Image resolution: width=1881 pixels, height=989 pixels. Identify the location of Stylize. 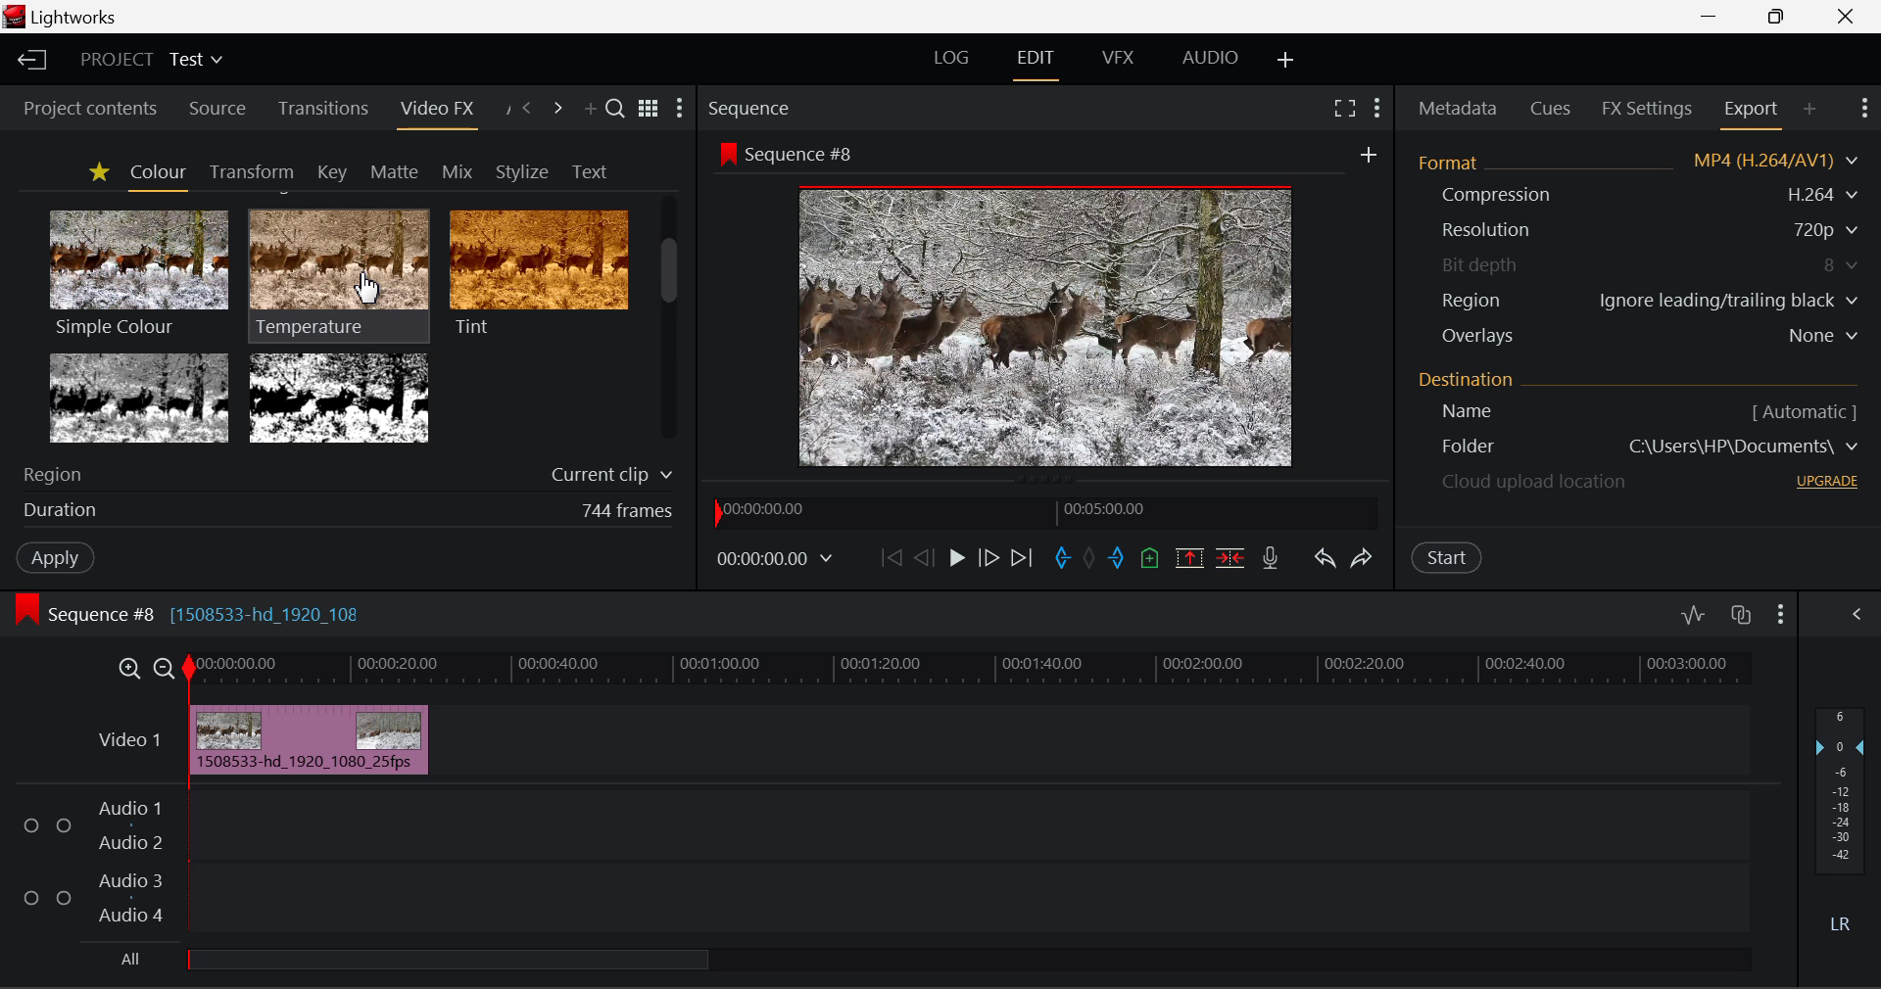
(522, 169).